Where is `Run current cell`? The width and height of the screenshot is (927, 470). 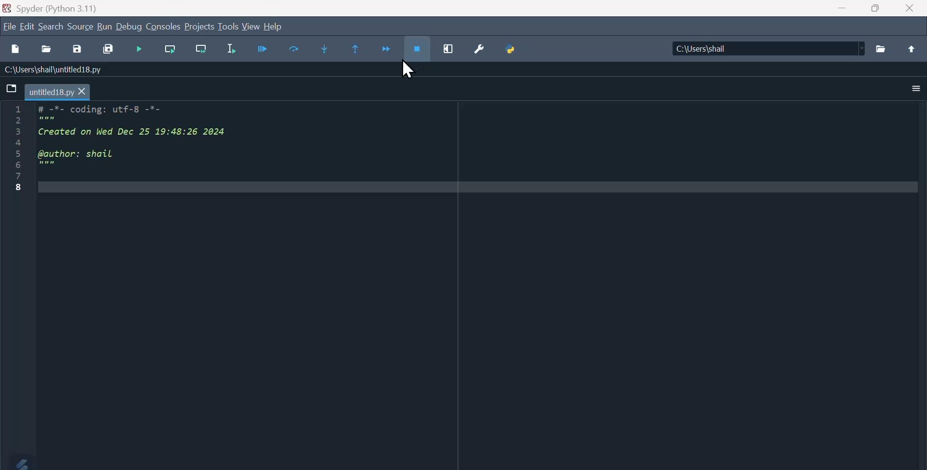 Run current cell is located at coordinates (173, 48).